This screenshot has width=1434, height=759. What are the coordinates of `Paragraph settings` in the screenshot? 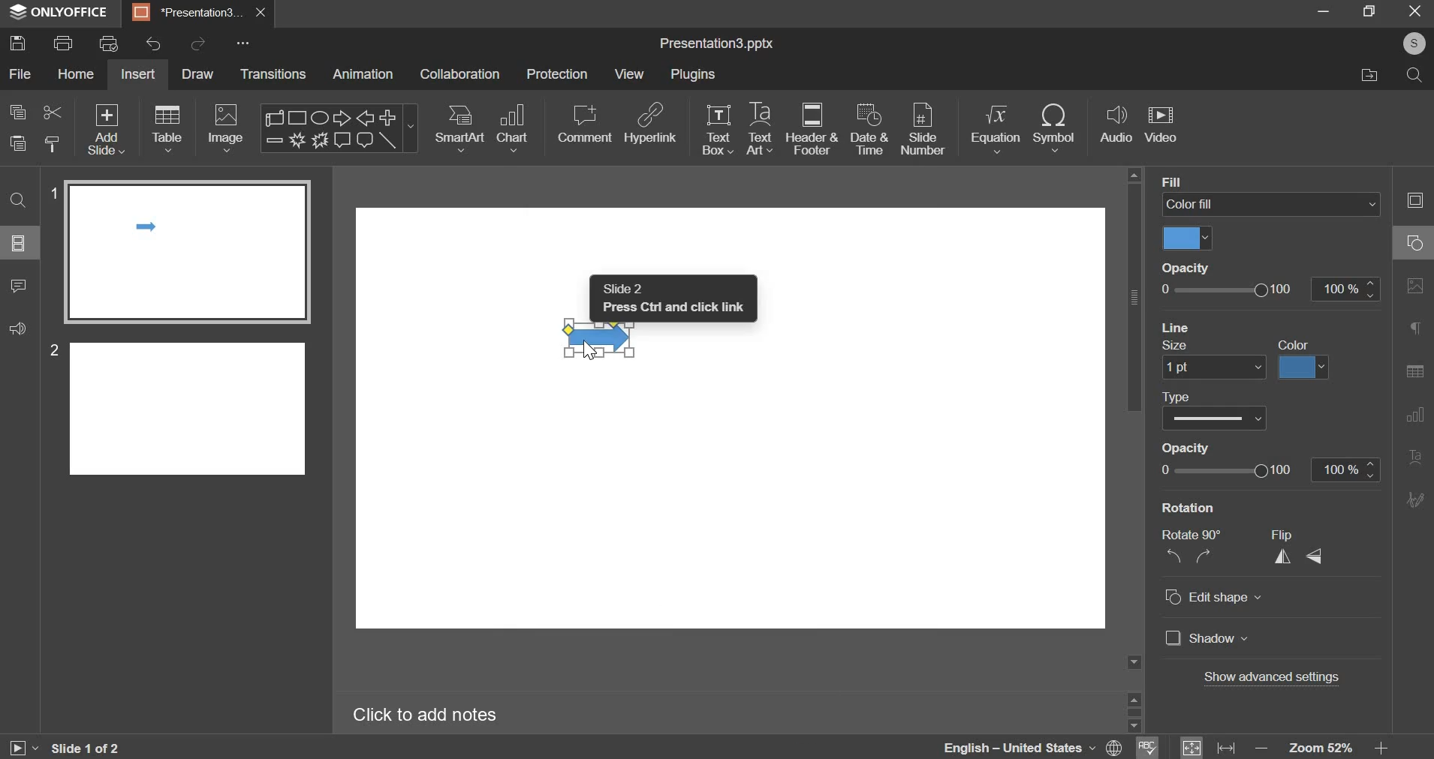 It's located at (1415, 327).